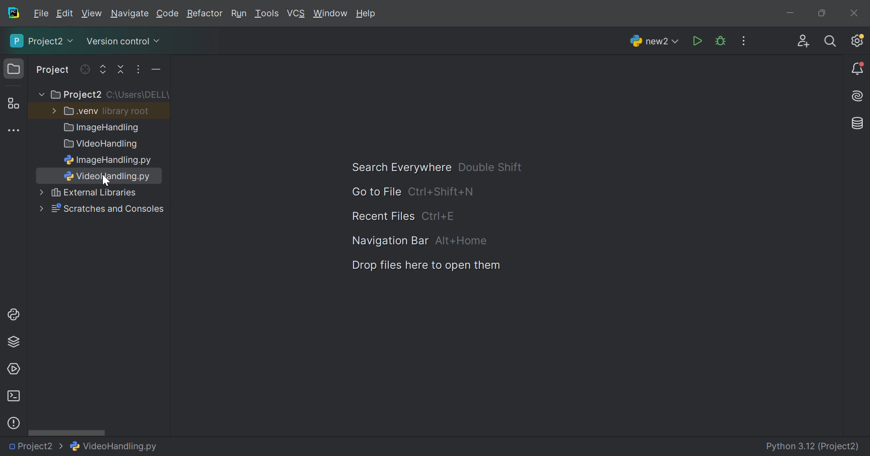 This screenshot has height=456, width=870. Describe the element at coordinates (821, 14) in the screenshot. I see `Restore down` at that location.